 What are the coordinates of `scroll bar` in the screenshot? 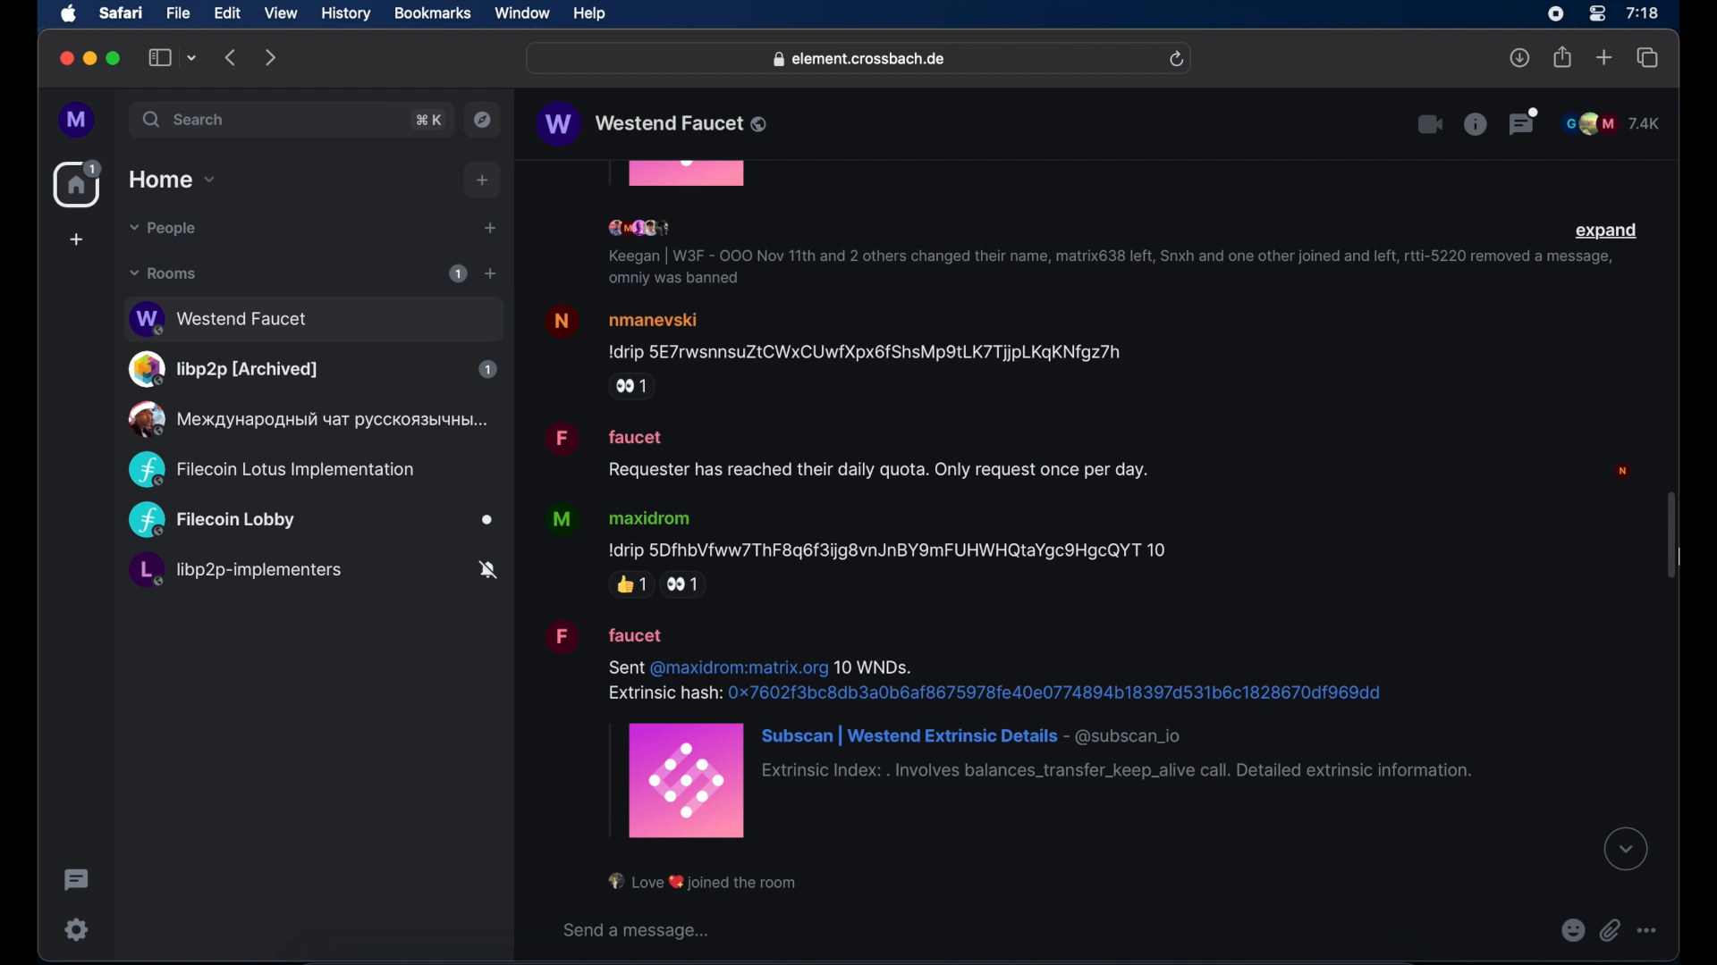 It's located at (1670, 537).